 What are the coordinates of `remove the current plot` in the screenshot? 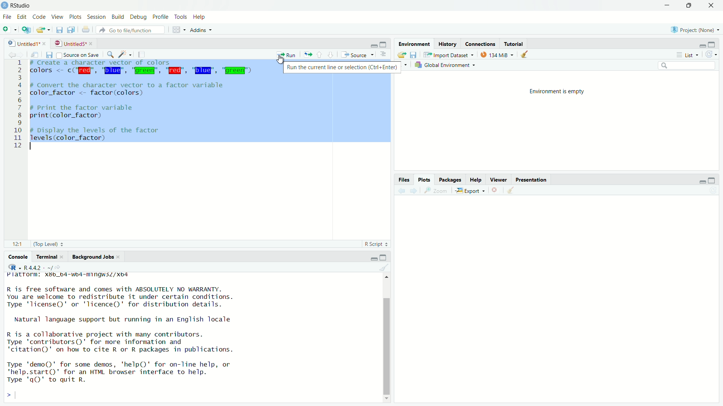 It's located at (494, 189).